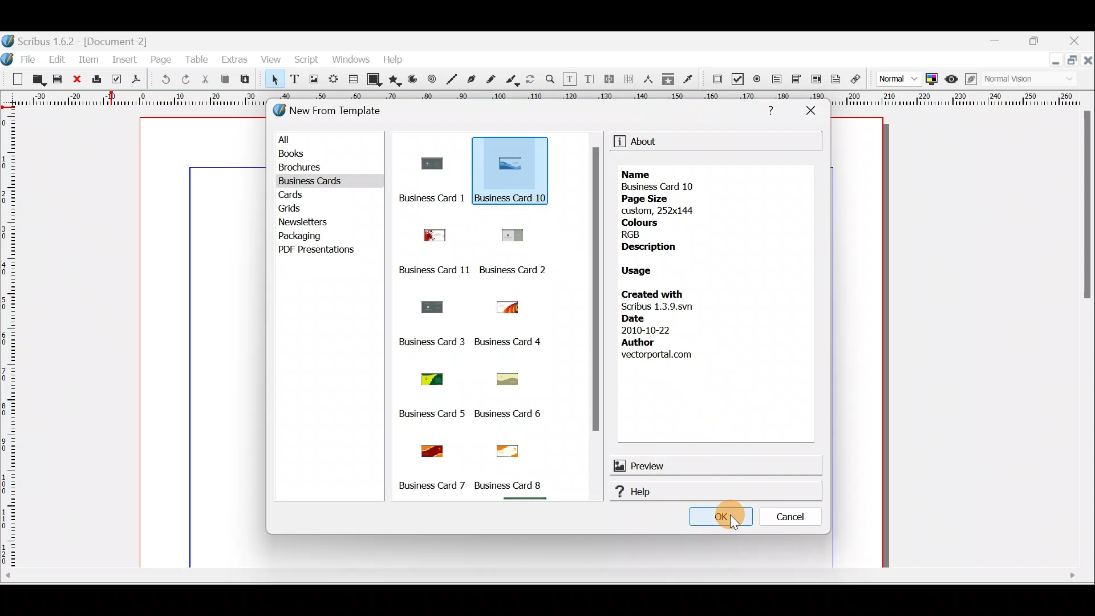 This screenshot has height=616, width=1095. What do you see at coordinates (970, 80) in the screenshot?
I see `Edit in preview mode` at bounding box center [970, 80].